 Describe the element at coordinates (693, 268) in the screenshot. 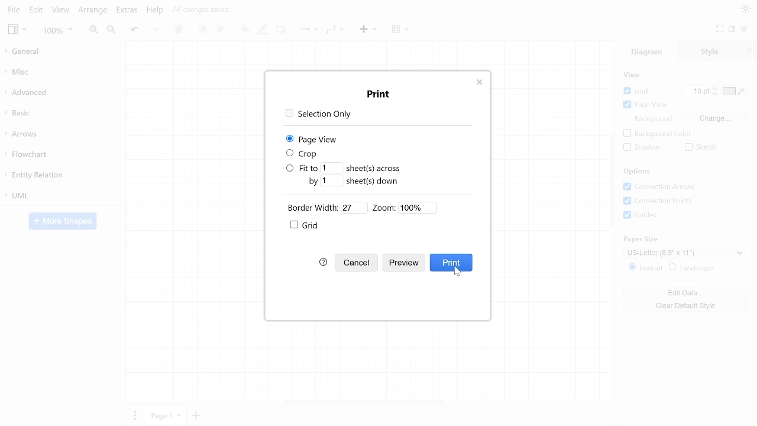

I see `Landscape` at that location.